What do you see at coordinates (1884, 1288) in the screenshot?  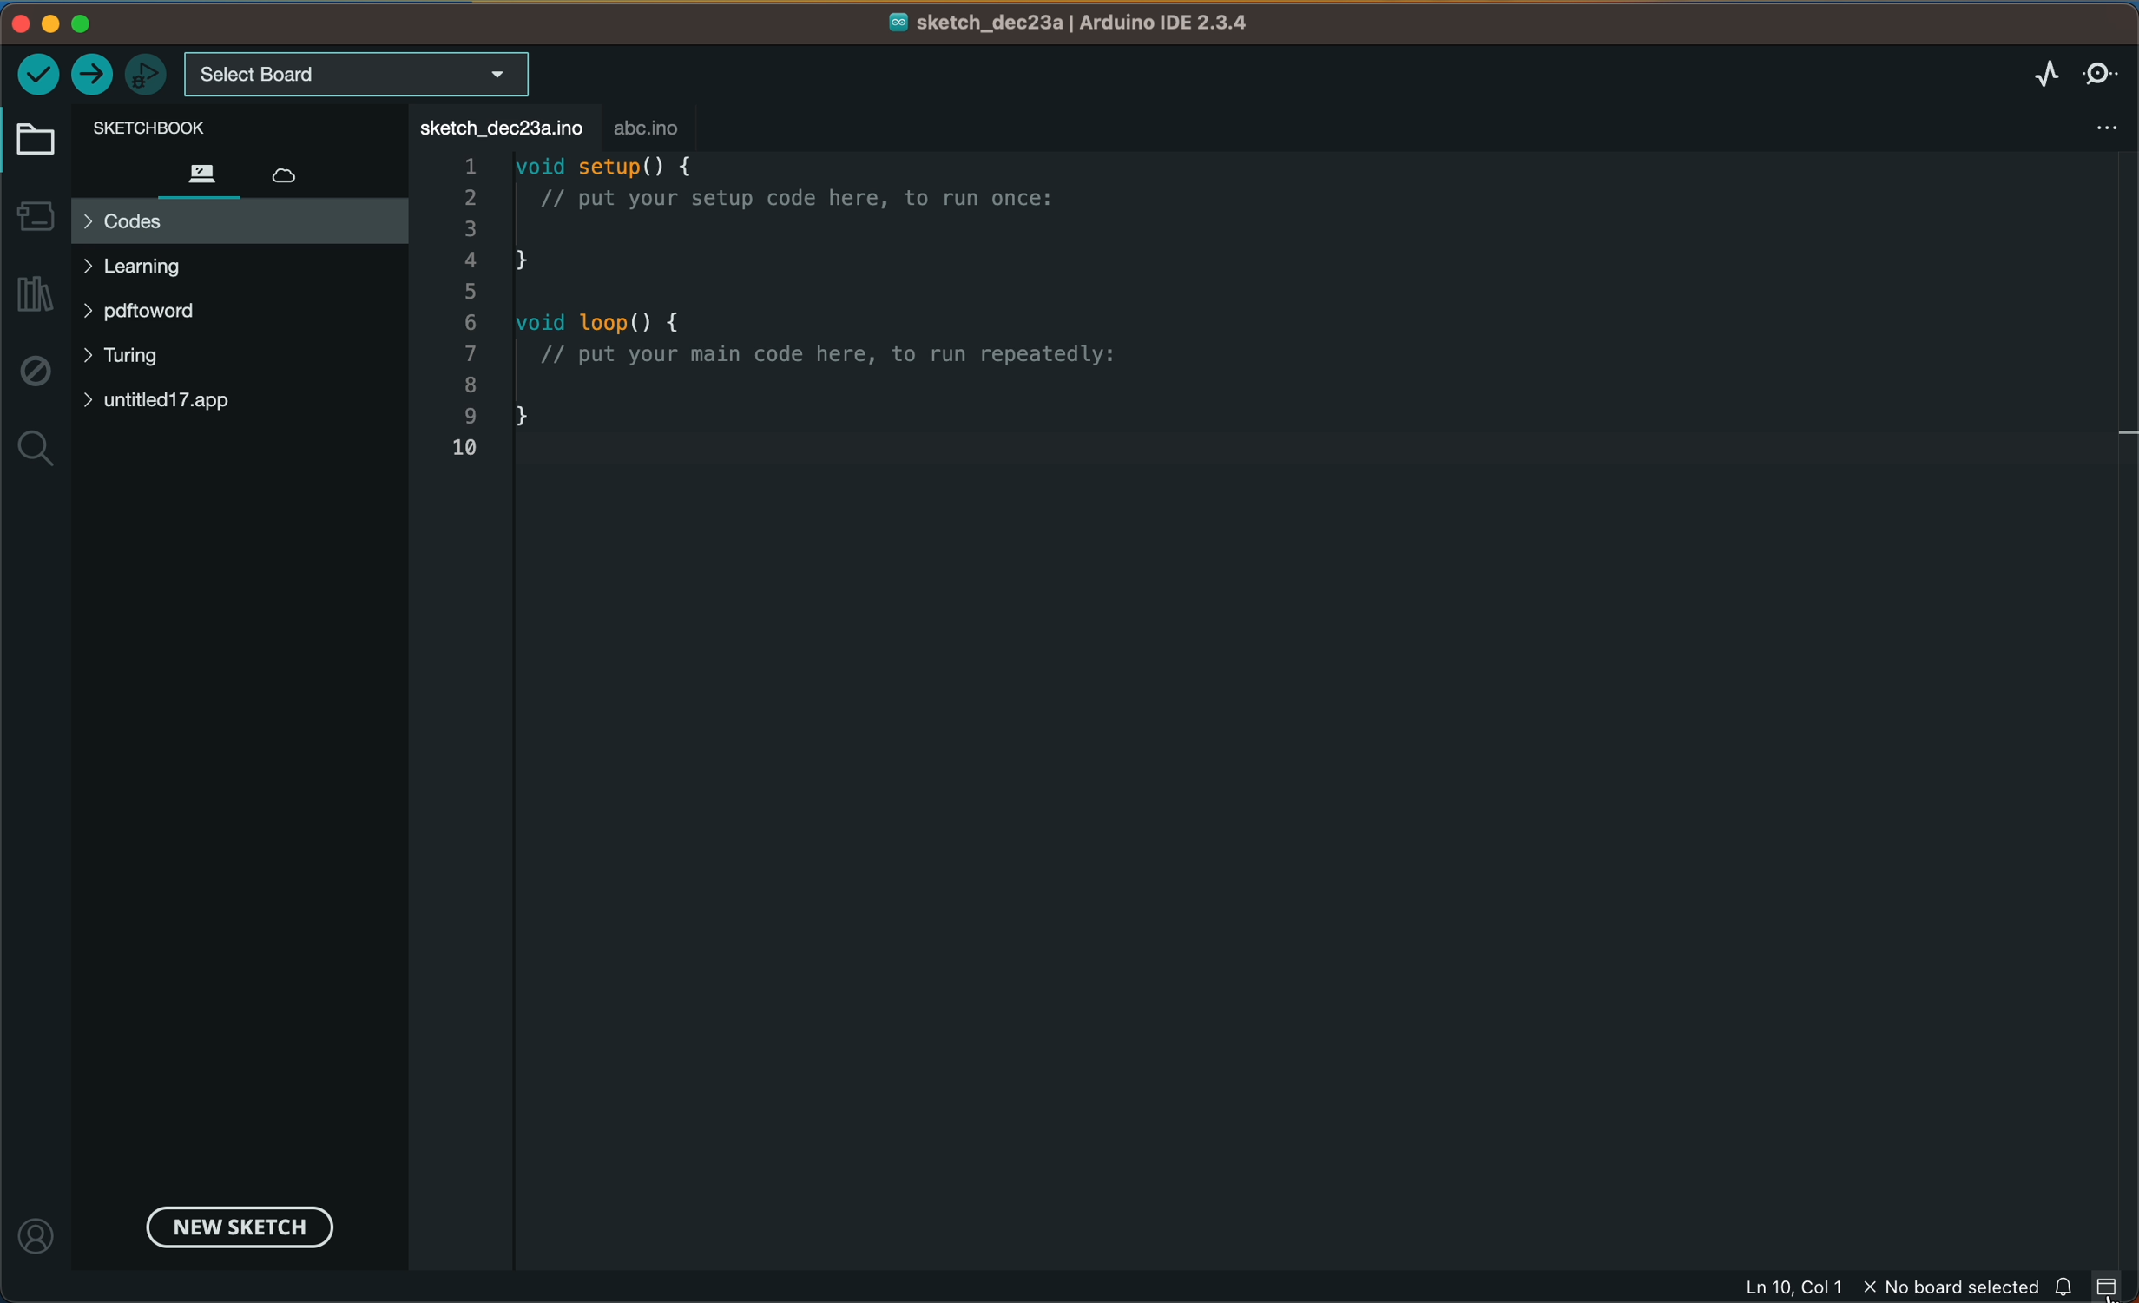 I see `file information` at bounding box center [1884, 1288].